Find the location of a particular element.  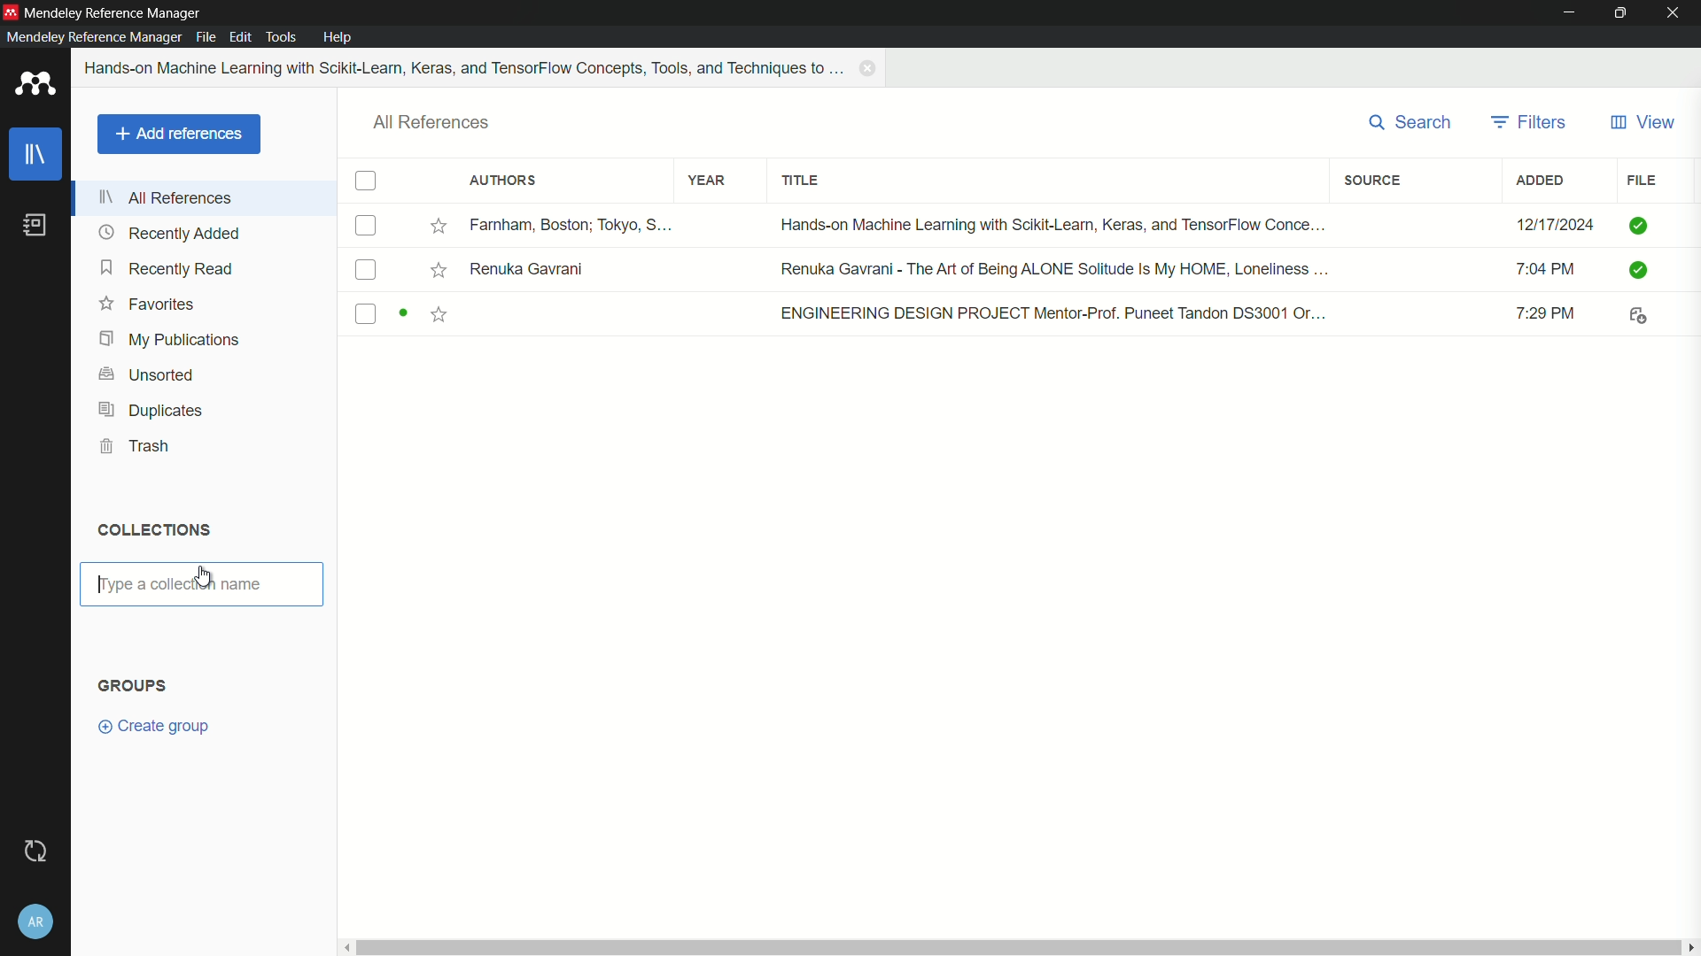

all references is located at coordinates (432, 123).